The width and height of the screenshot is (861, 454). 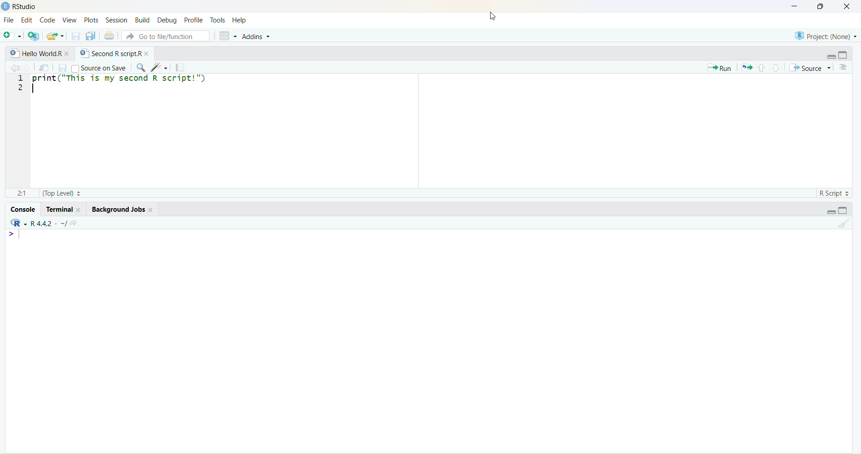 I want to click on File, so click(x=9, y=19).